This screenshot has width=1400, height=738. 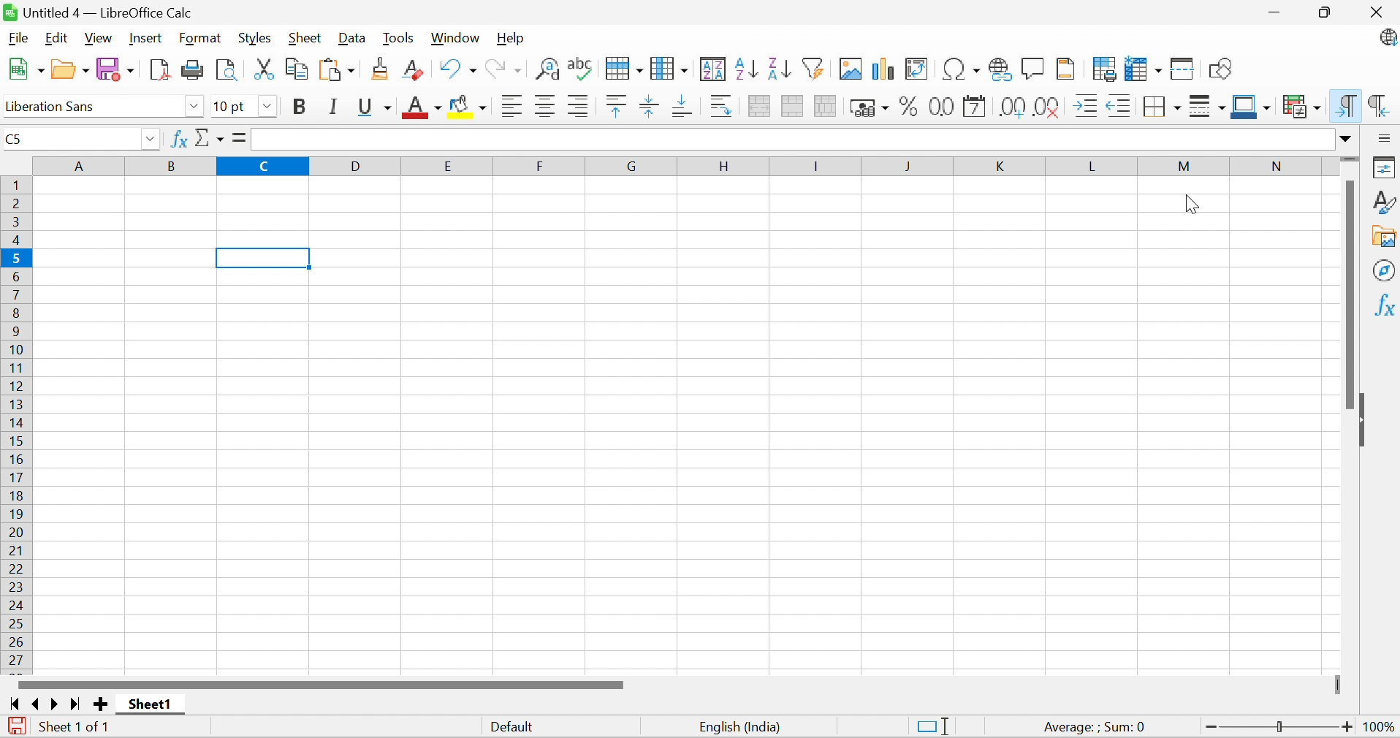 I want to click on Drop down, so click(x=194, y=107).